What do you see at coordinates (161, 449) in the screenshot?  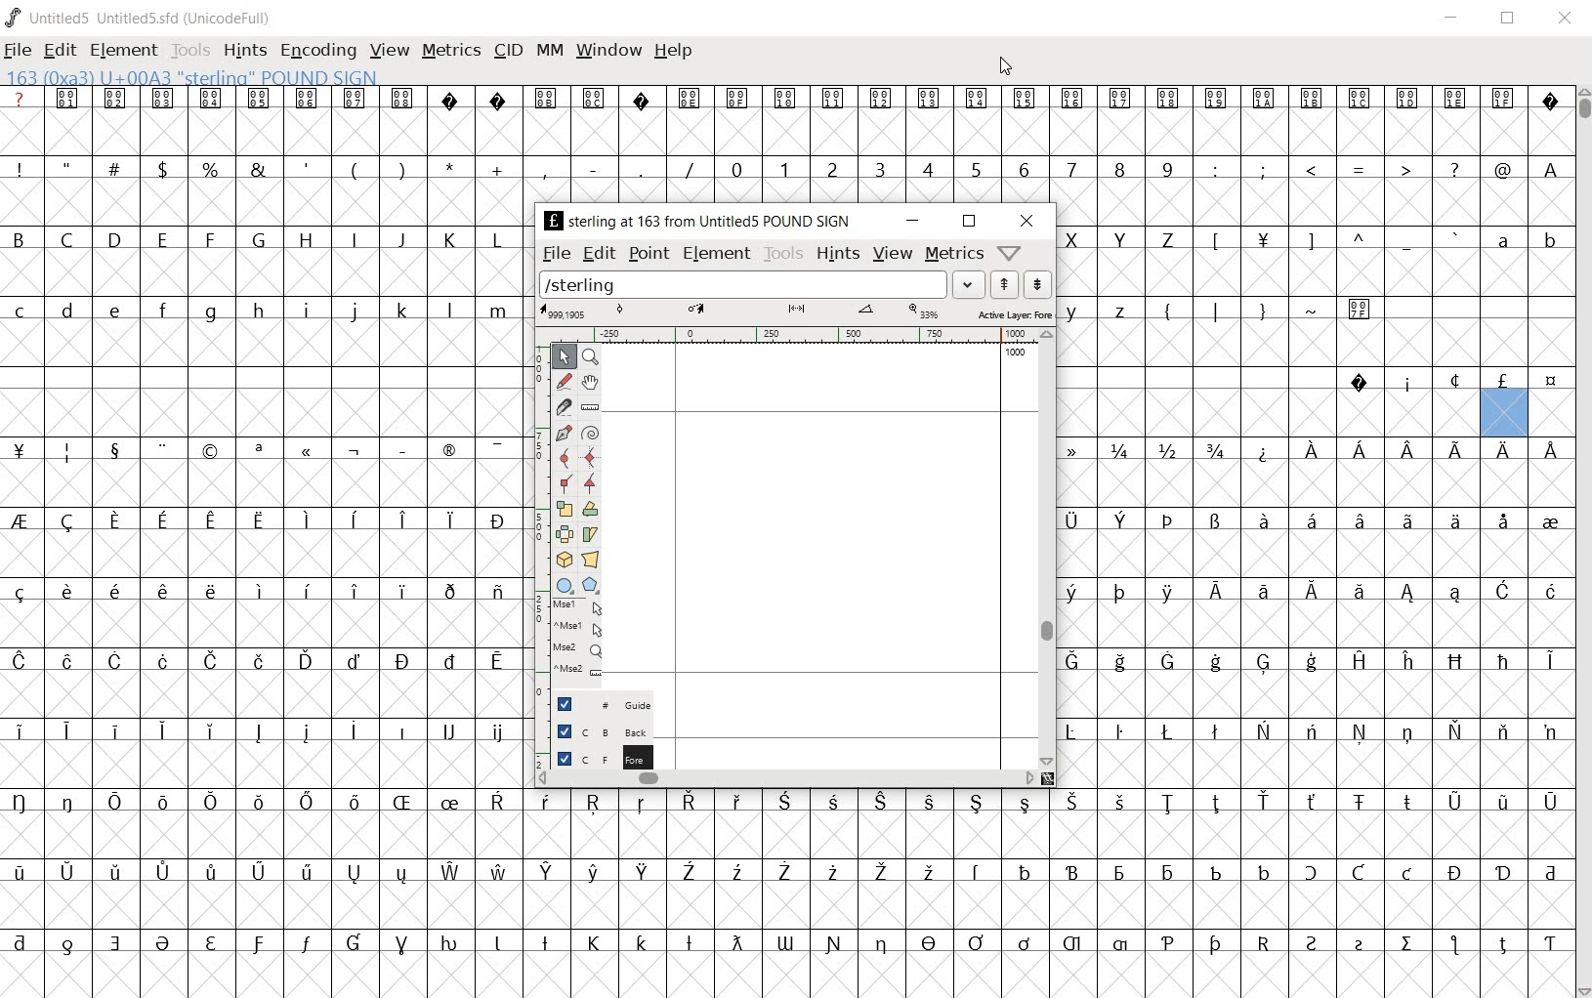 I see `Symbol` at bounding box center [161, 449].